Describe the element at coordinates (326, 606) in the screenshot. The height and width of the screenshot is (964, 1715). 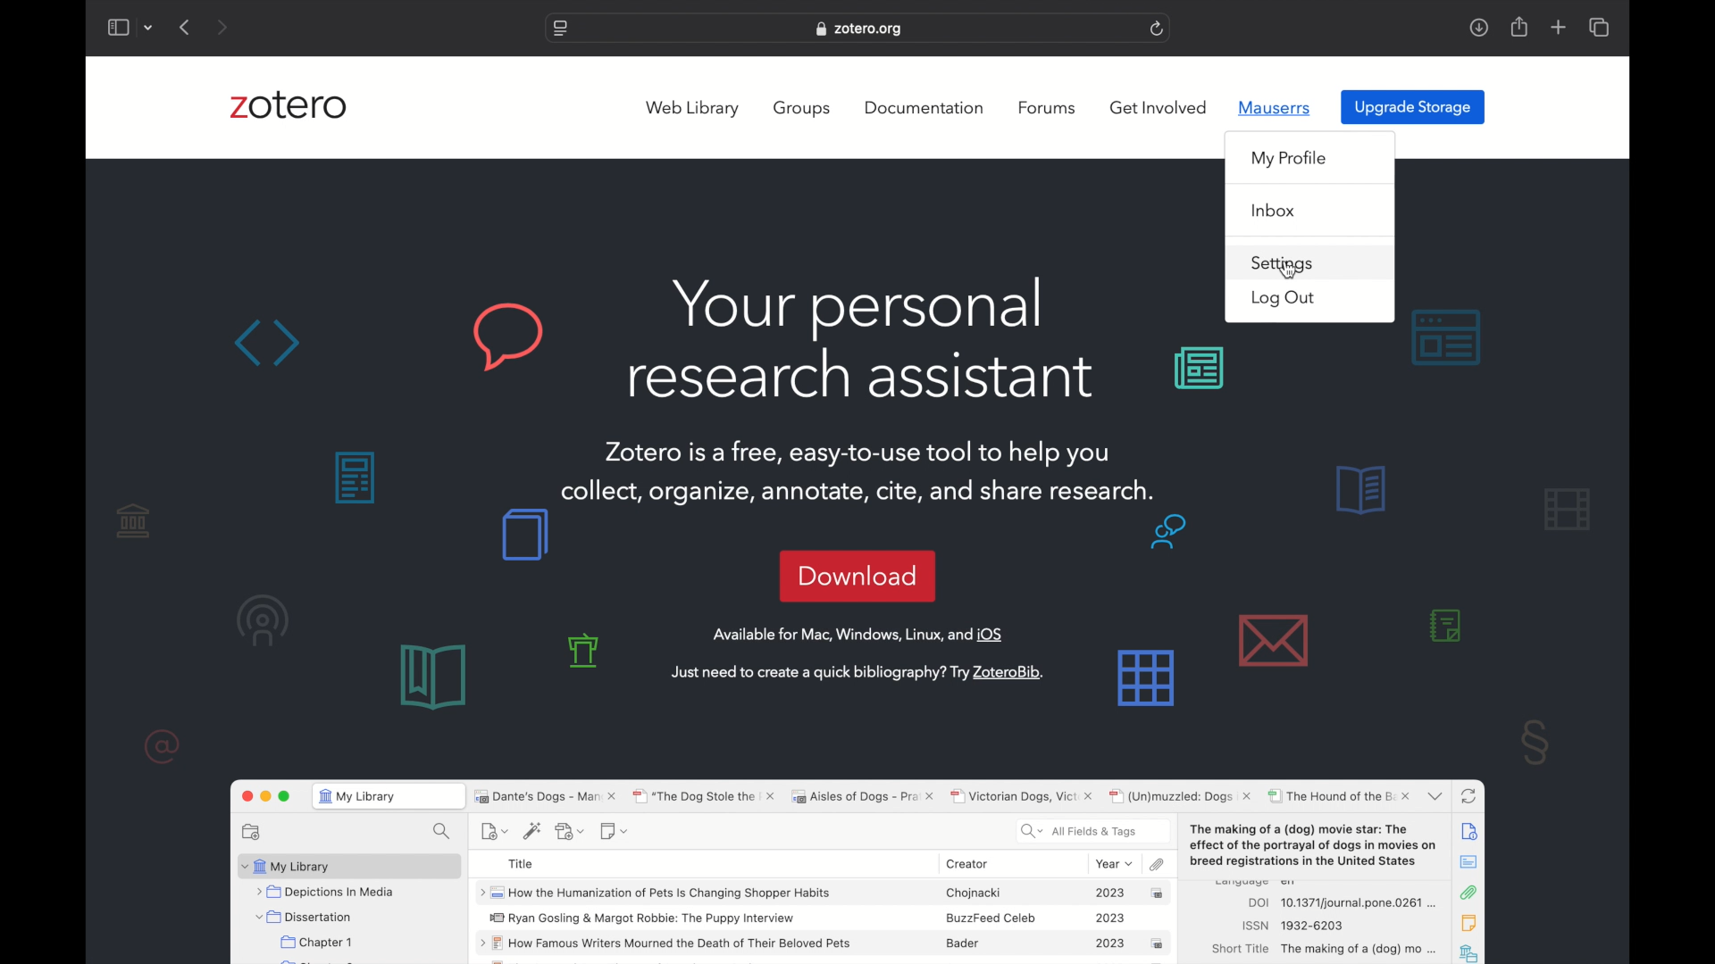
I see `background graphics` at that location.